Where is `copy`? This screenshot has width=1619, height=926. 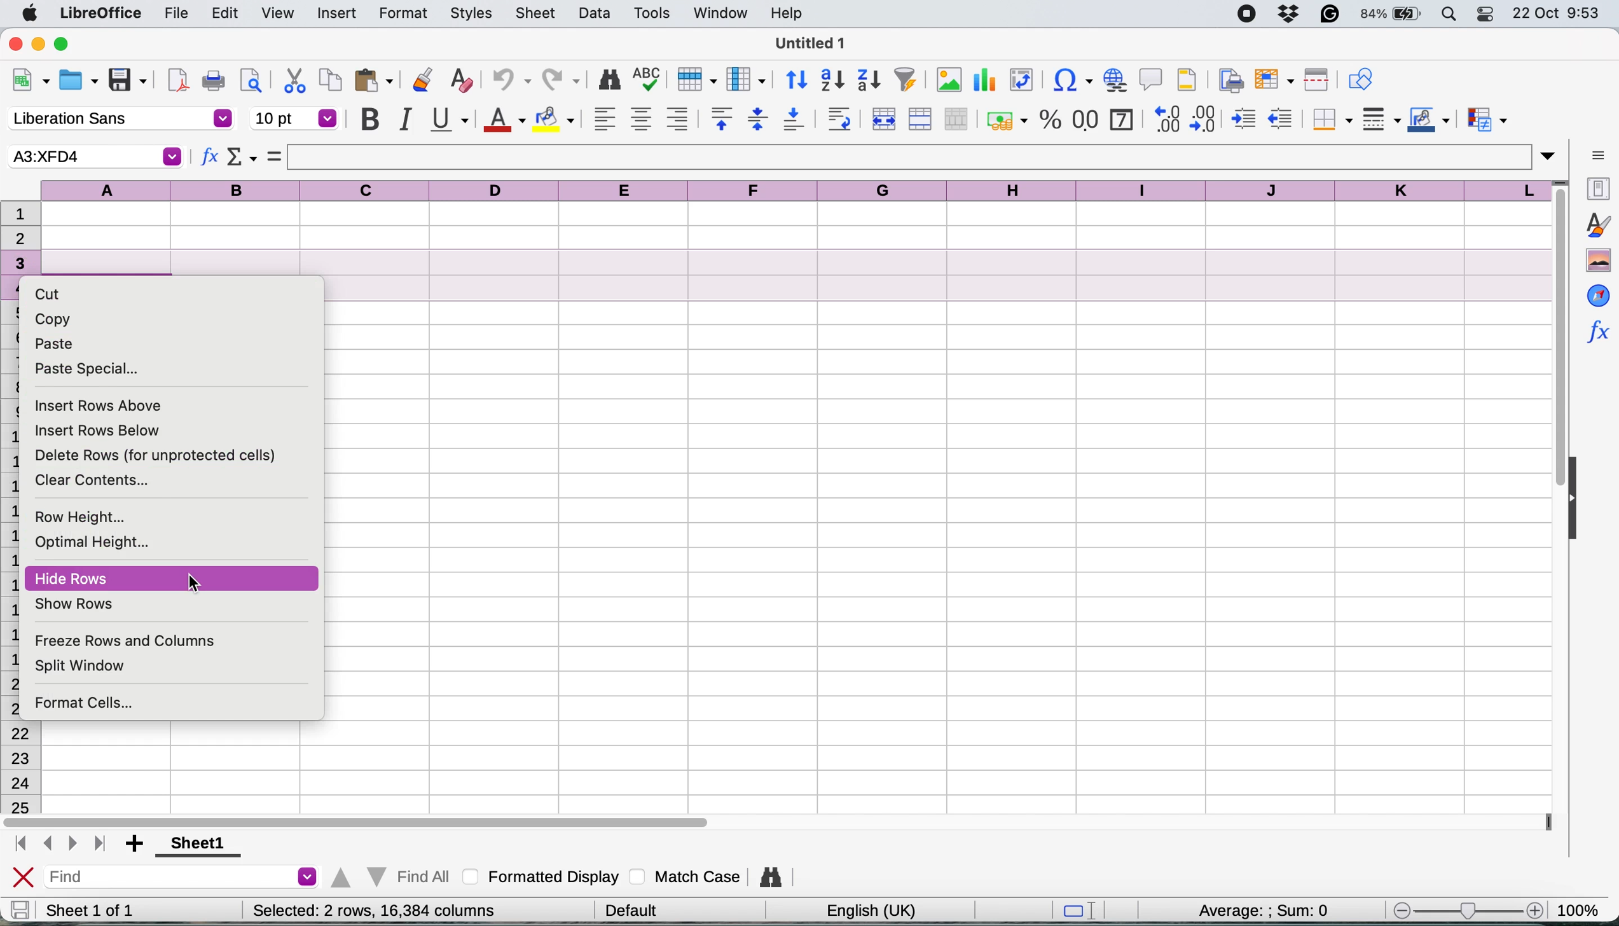
copy is located at coordinates (331, 79).